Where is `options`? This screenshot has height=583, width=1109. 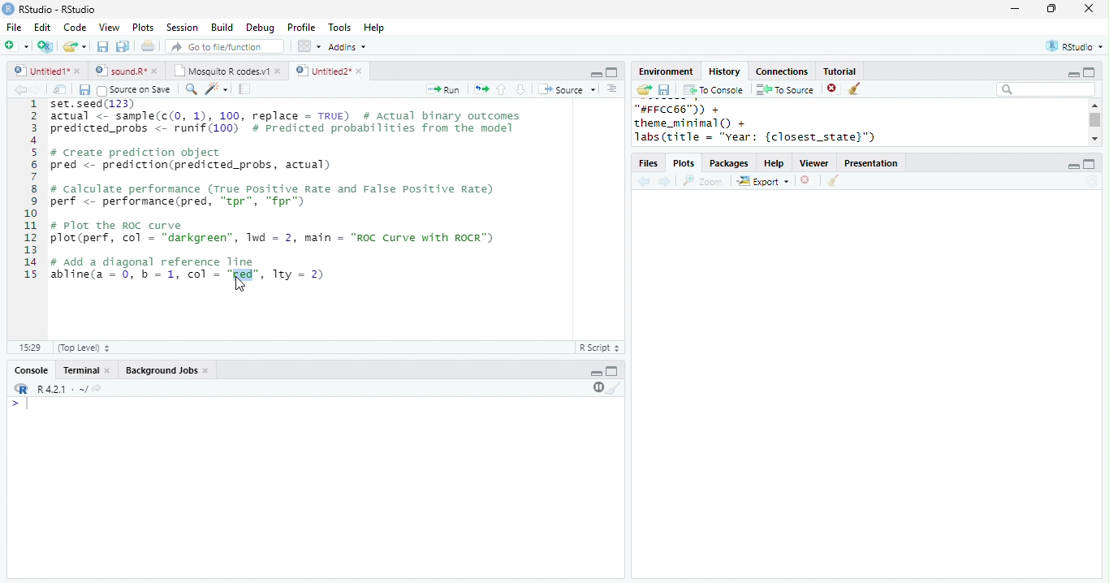
options is located at coordinates (612, 89).